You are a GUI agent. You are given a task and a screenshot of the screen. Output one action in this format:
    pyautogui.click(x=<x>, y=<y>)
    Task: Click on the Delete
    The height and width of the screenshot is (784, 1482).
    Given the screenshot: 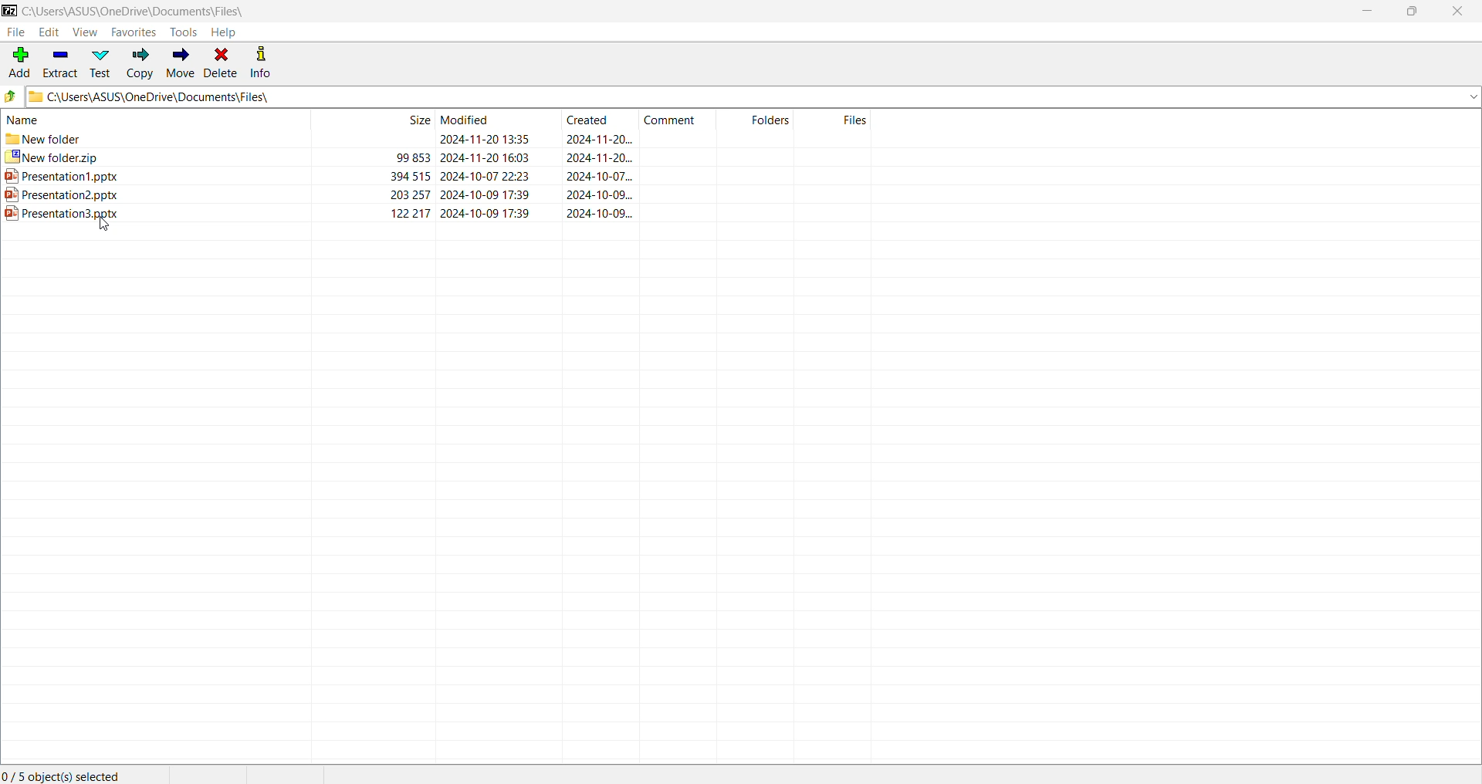 What is the action you would take?
    pyautogui.click(x=222, y=63)
    